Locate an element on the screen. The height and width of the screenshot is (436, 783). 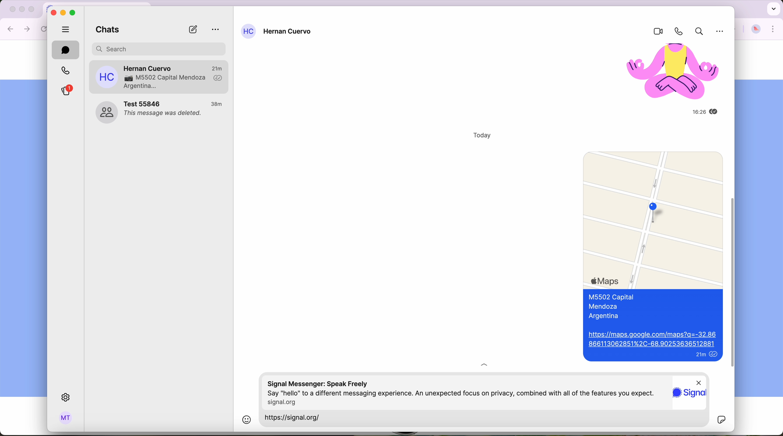
profile picture is located at coordinates (756, 29).